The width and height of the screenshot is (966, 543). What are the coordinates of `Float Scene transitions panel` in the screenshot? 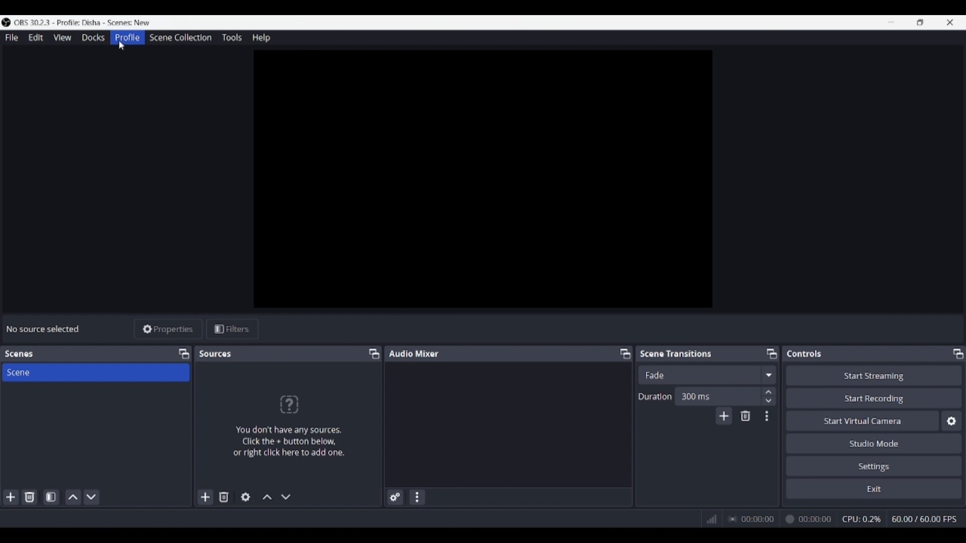 It's located at (772, 353).